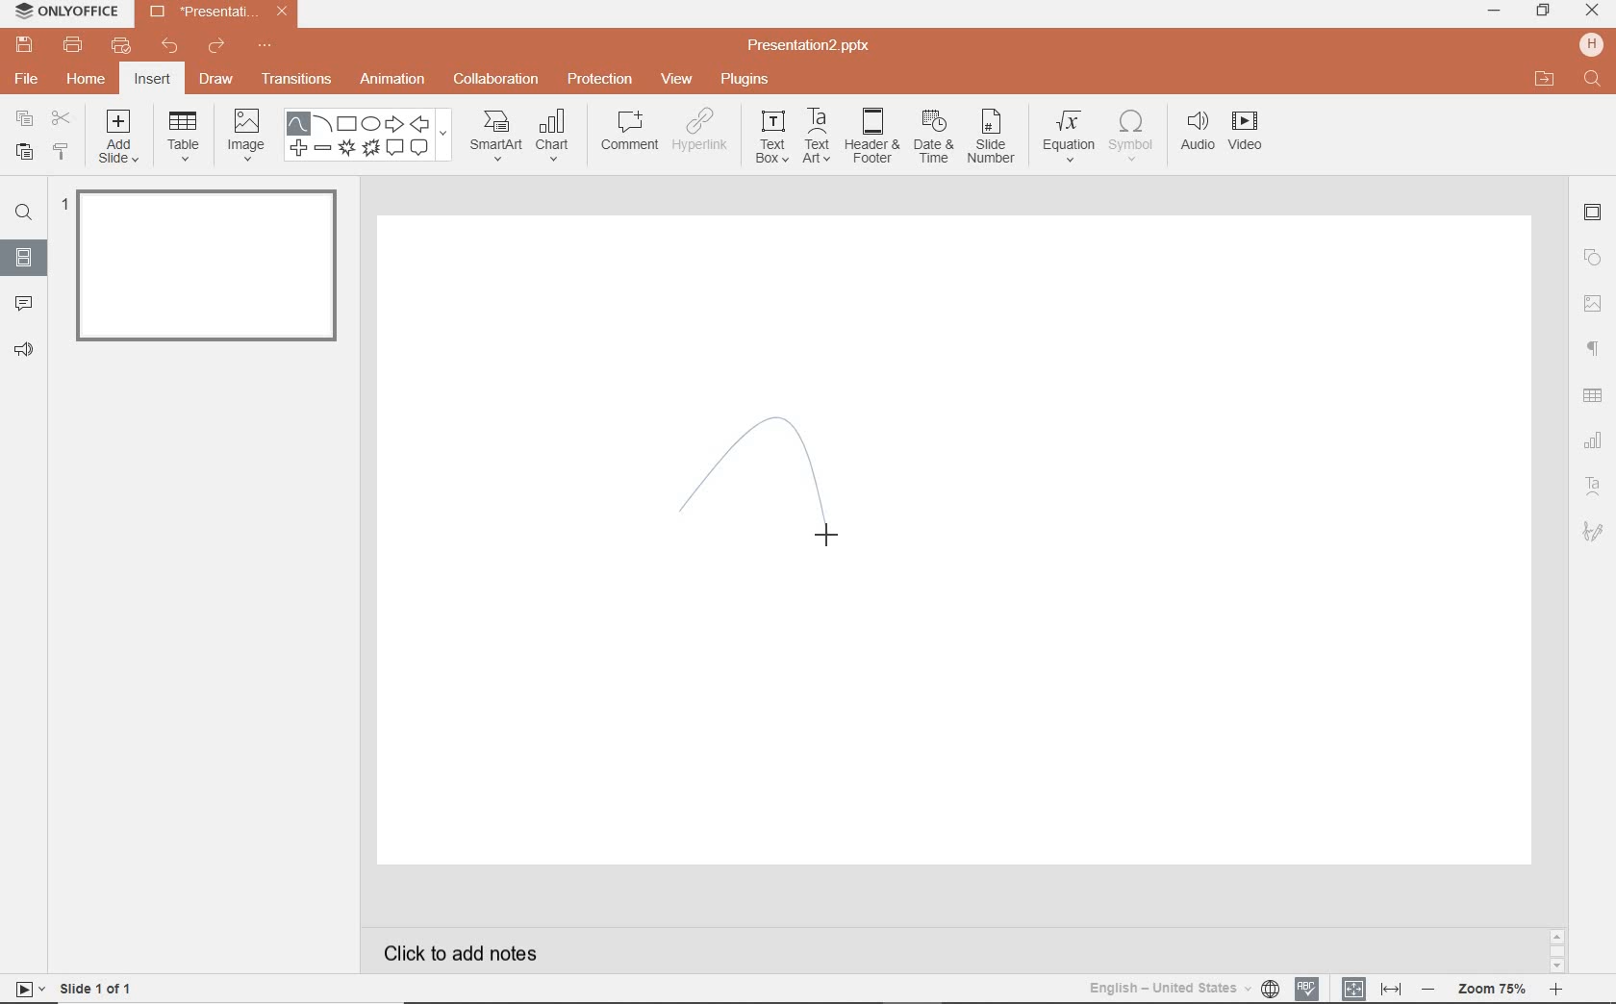 Image resolution: width=1616 pixels, height=1004 pixels. What do you see at coordinates (1595, 487) in the screenshot?
I see `TEXT ART SETTINGS` at bounding box center [1595, 487].